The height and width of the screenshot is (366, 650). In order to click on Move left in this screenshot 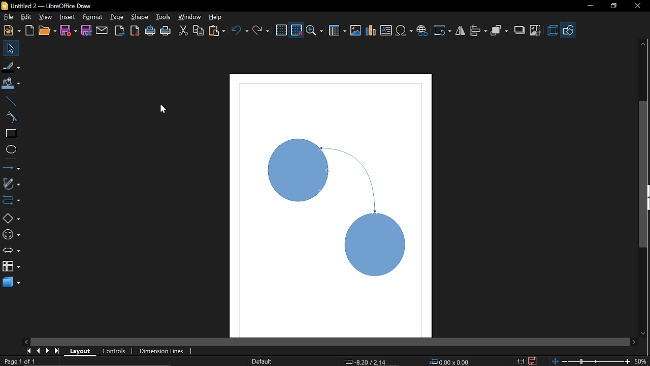, I will do `click(26, 342)`.